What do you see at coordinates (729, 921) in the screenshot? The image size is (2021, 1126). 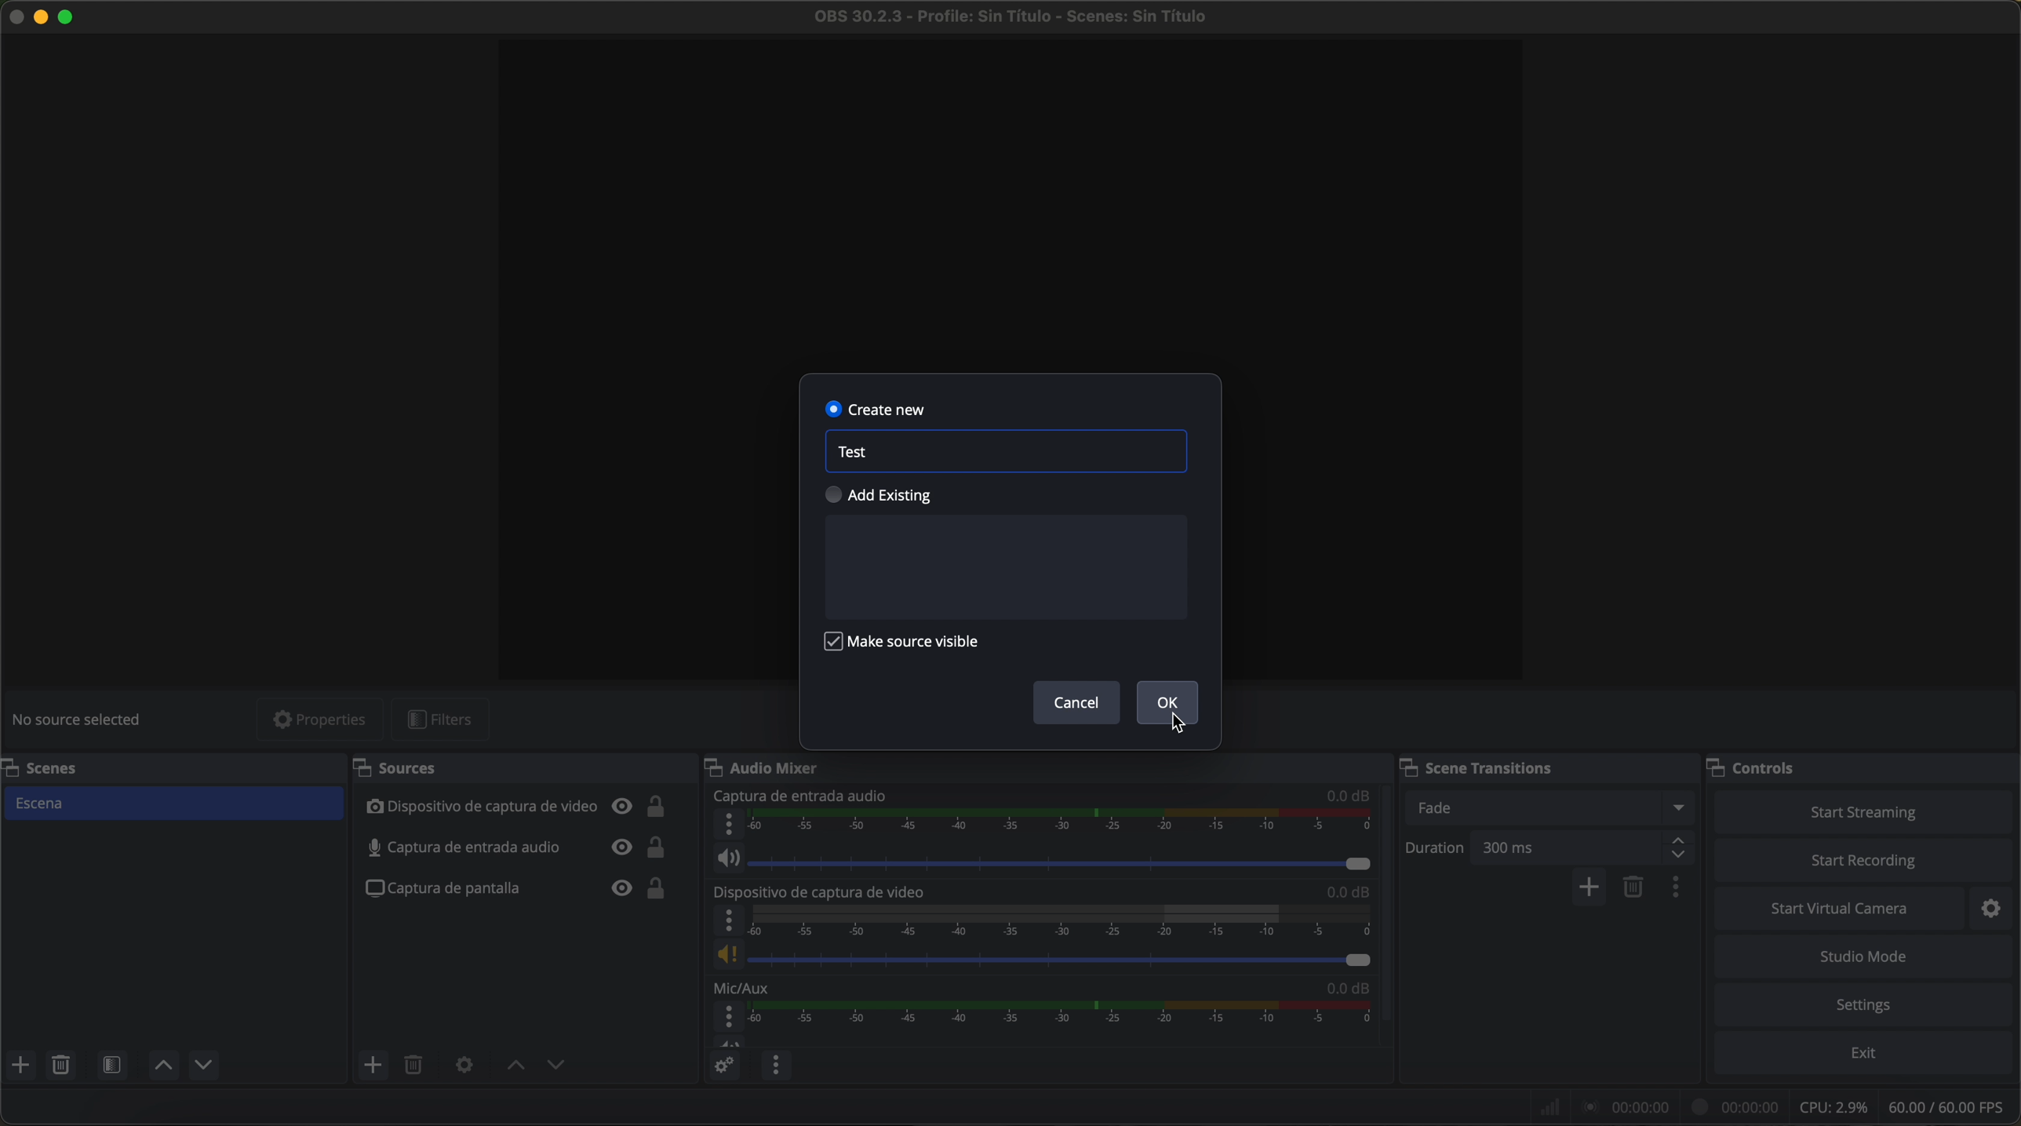 I see `more options` at bounding box center [729, 921].